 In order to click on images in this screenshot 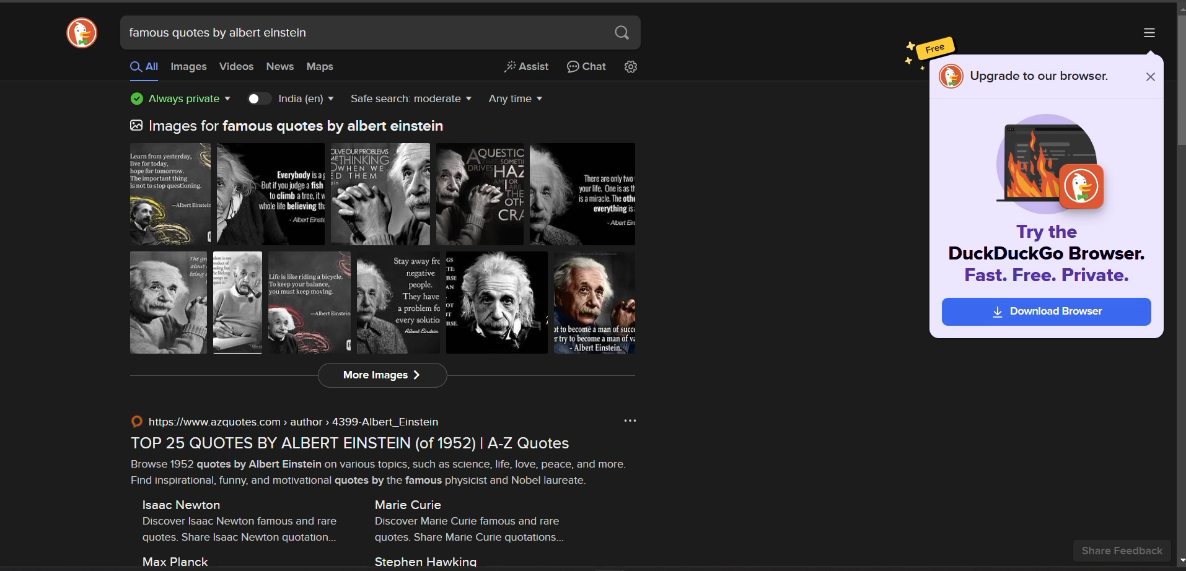, I will do `click(191, 68)`.